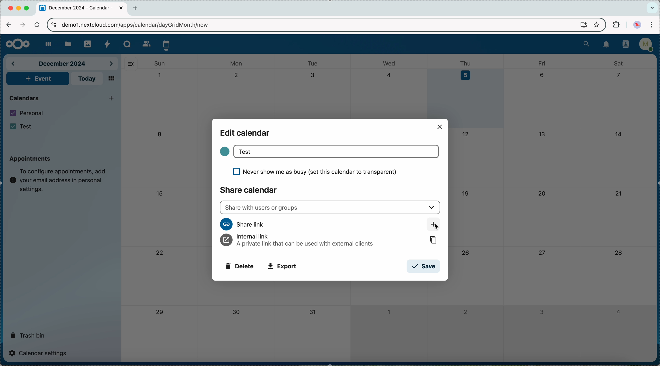  What do you see at coordinates (620, 133) in the screenshot?
I see `14` at bounding box center [620, 133].